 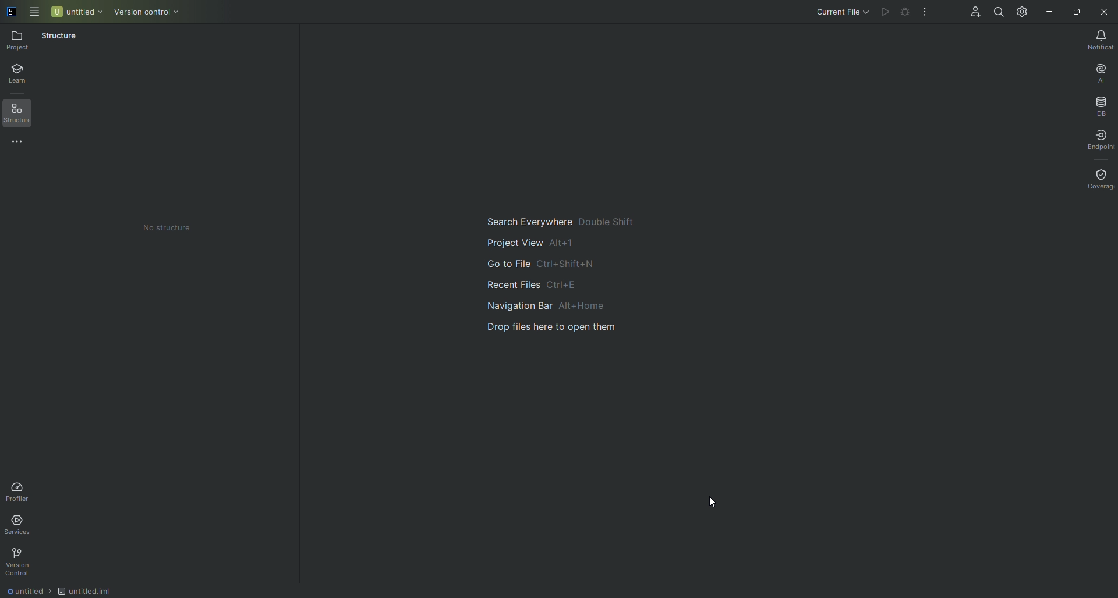 I want to click on Filename, so click(x=26, y=592).